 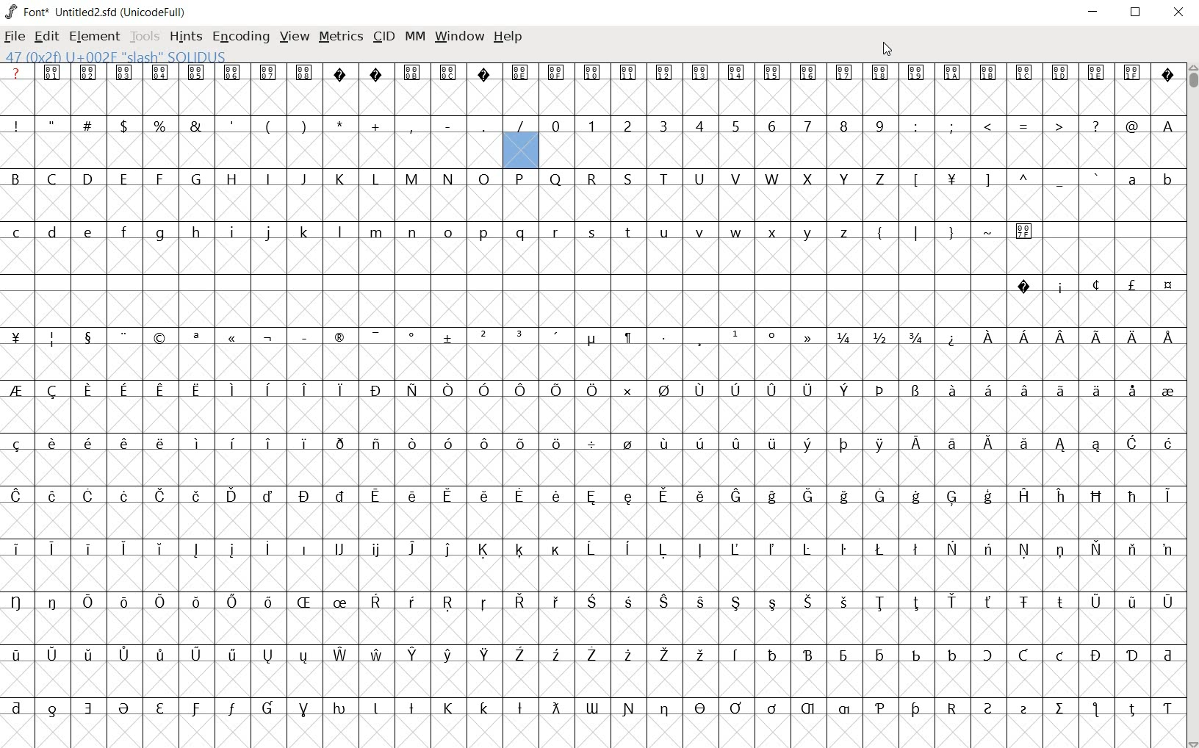 I want to click on empty cells, so click(x=863, y=152).